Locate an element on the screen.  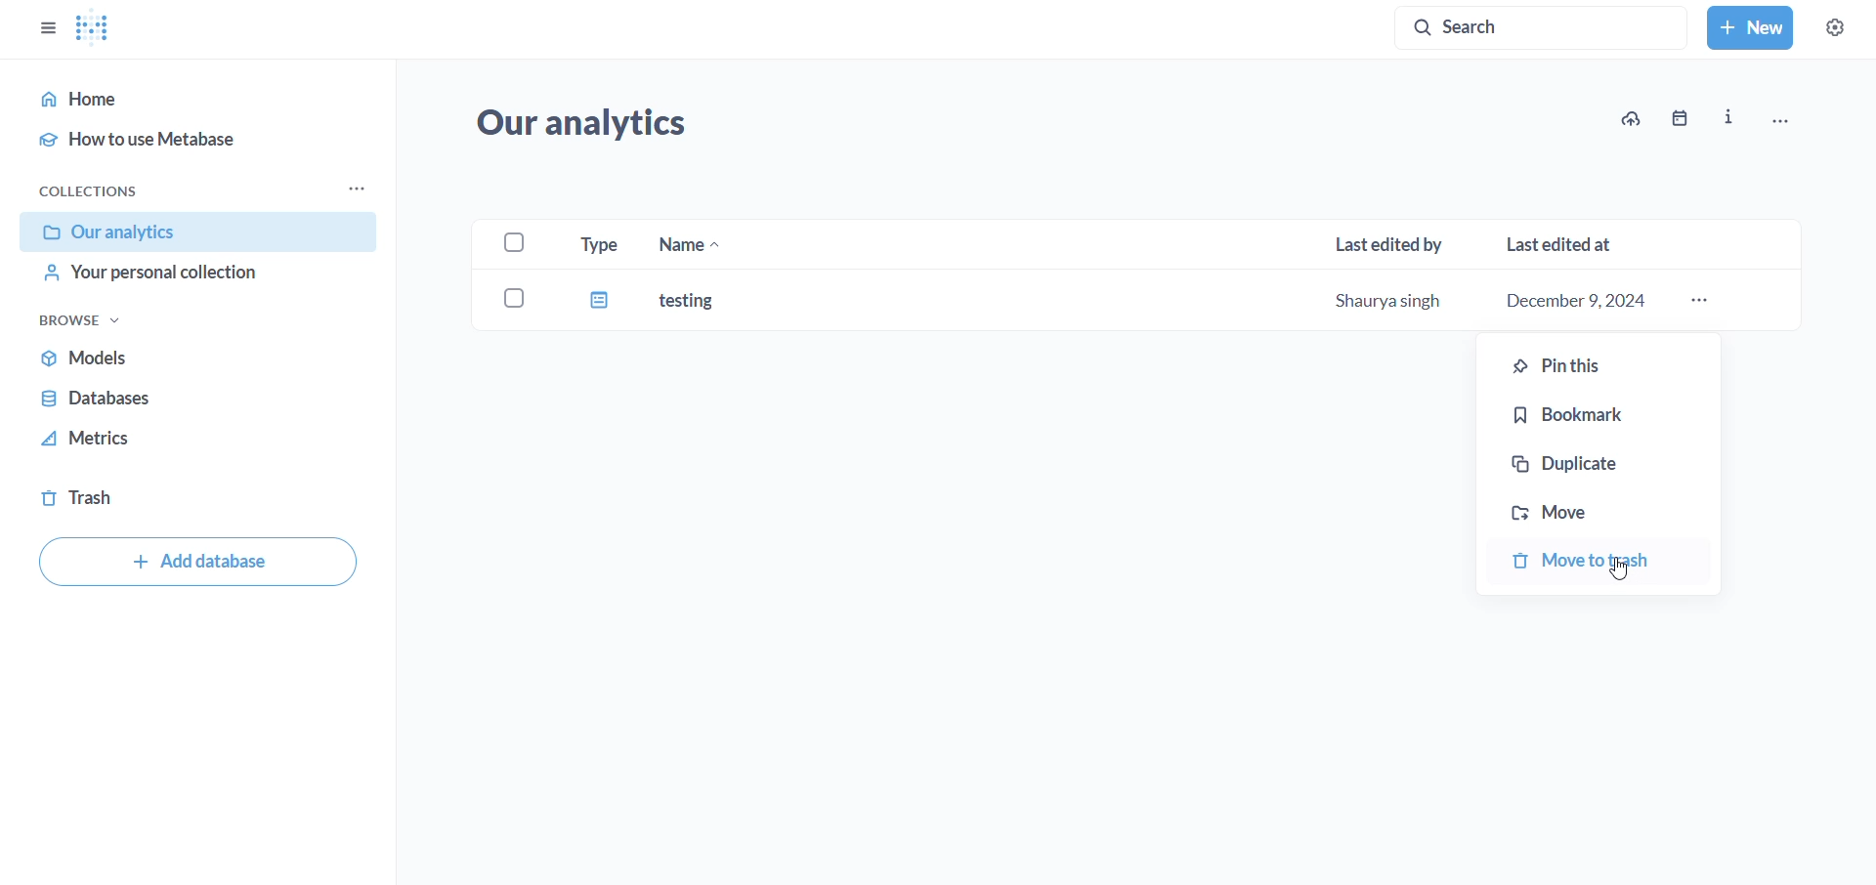
last edited at is located at coordinates (1565, 237).